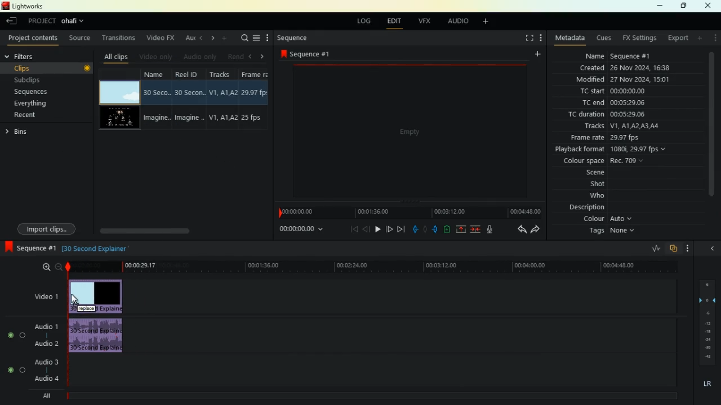 The height and width of the screenshot is (405, 721). Describe the element at coordinates (630, 67) in the screenshot. I see `created 26 Nov 2024 16:38` at that location.